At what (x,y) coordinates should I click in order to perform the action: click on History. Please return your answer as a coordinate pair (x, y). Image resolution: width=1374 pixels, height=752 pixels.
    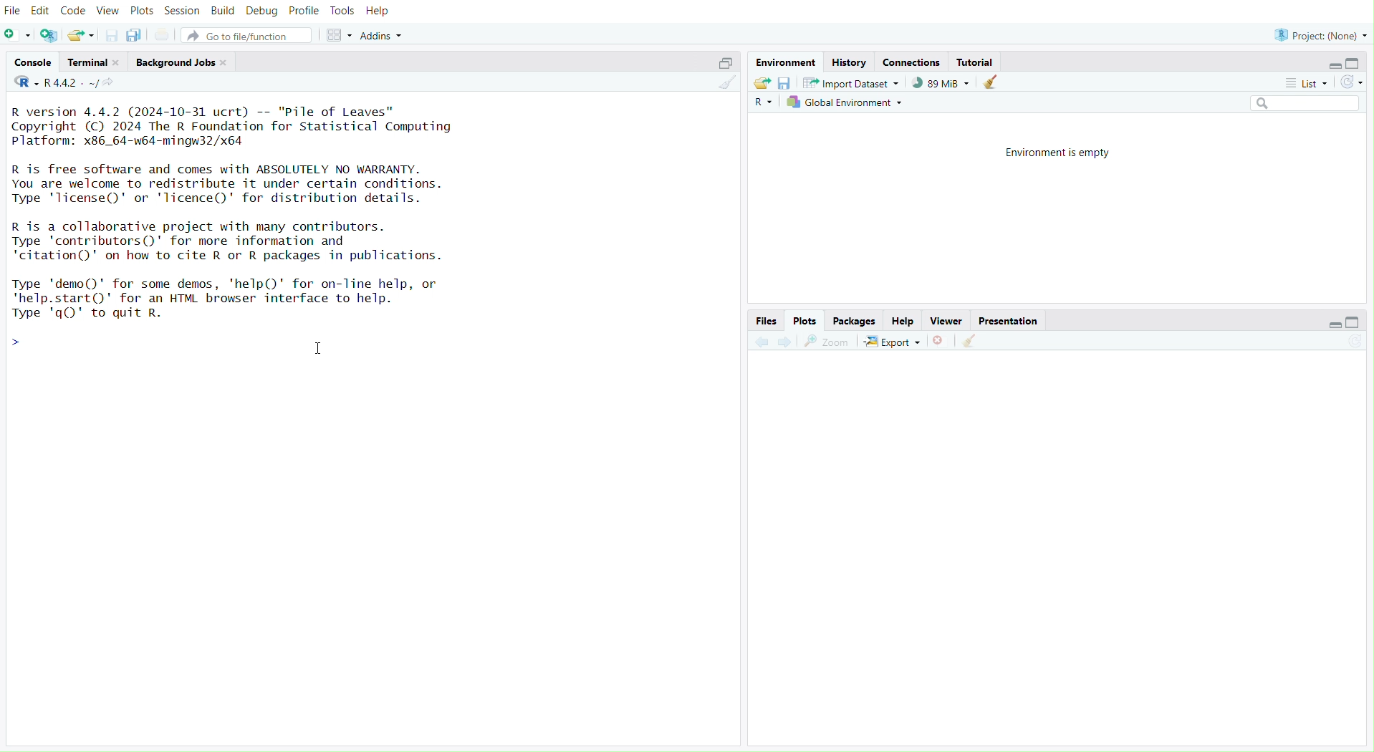
    Looking at the image, I should click on (853, 60).